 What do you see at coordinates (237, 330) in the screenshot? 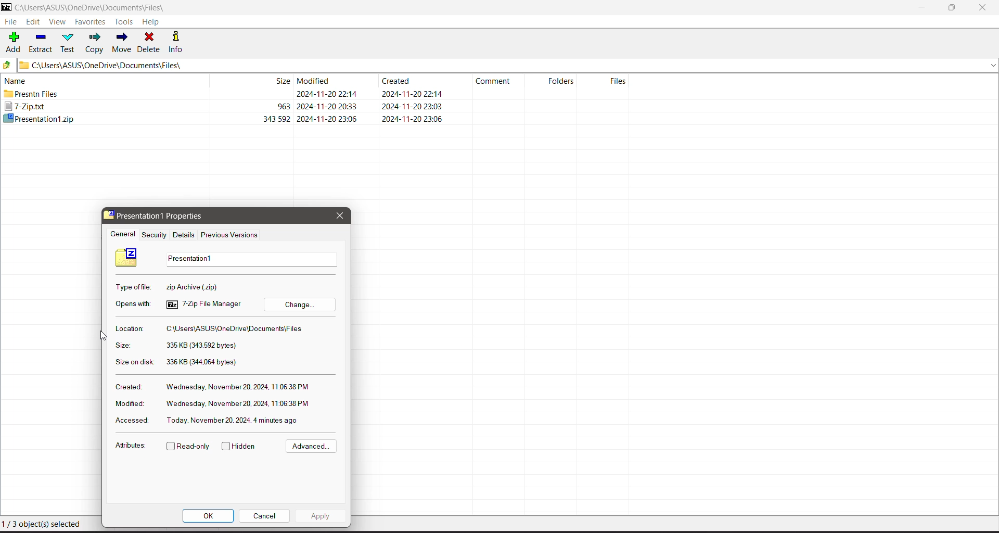
I see `Location of the selected file` at bounding box center [237, 330].